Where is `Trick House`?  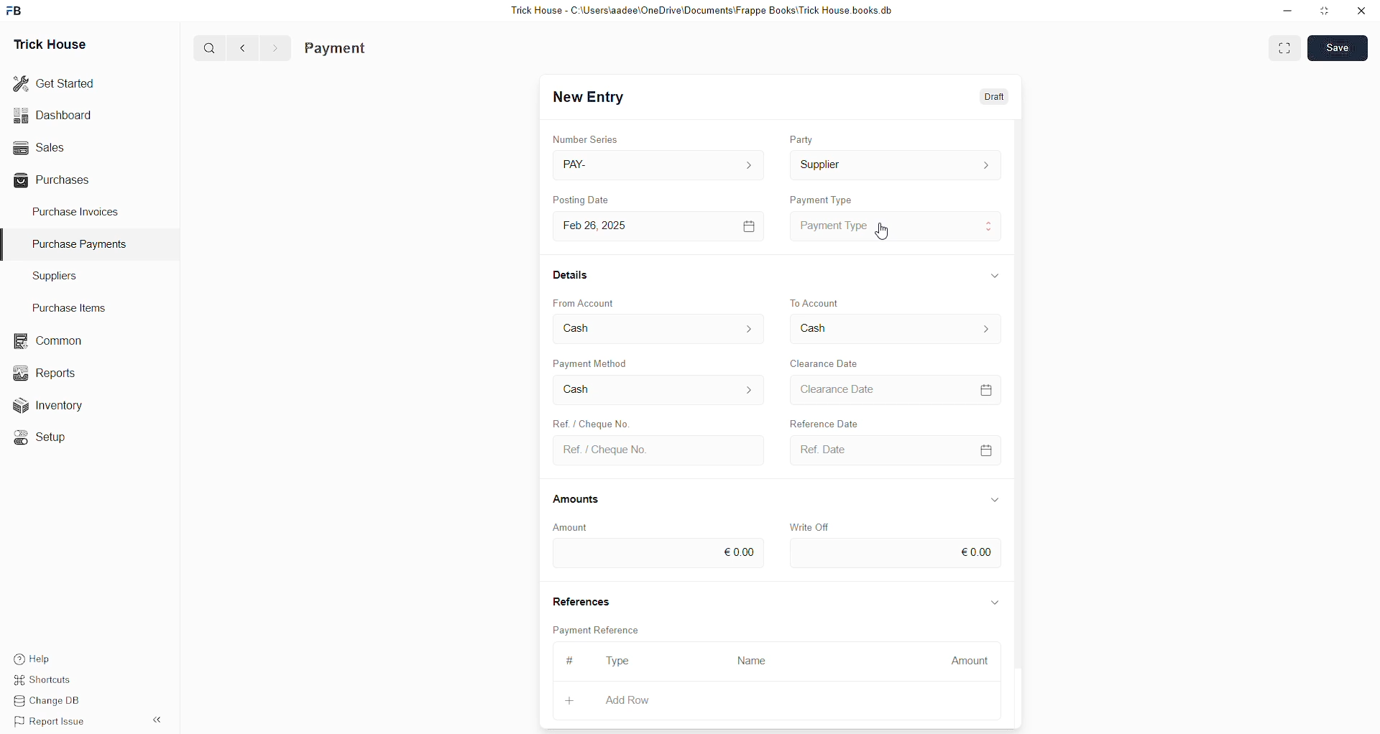
Trick House is located at coordinates (52, 42).